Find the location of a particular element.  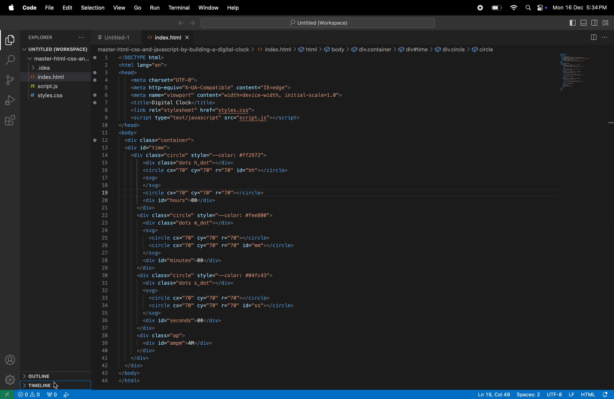

toggle panel is located at coordinates (584, 23).